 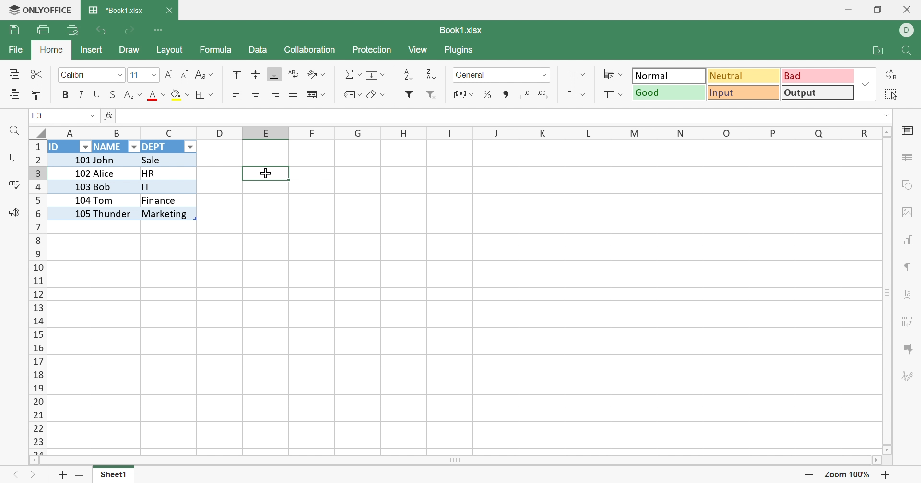 I want to click on Ascending order, so click(x=410, y=74).